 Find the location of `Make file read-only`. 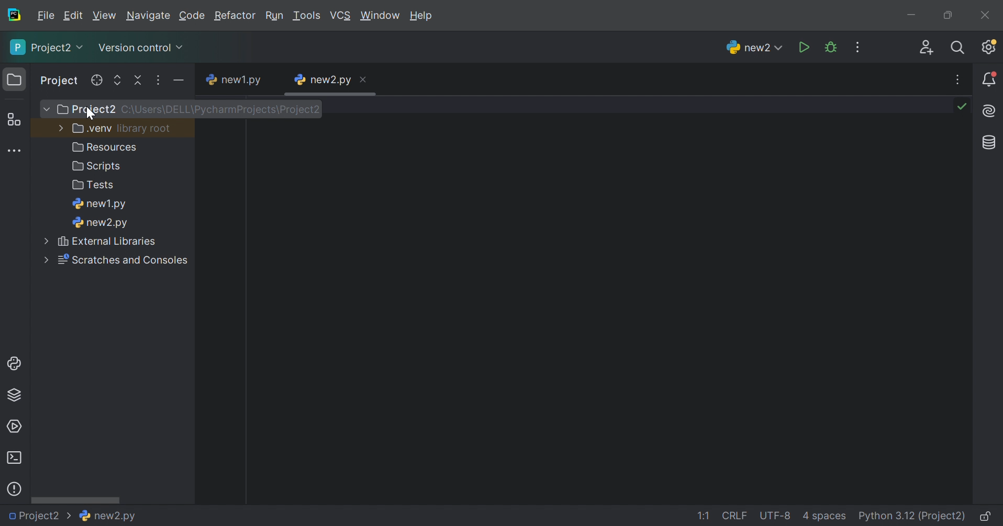

Make file read-only is located at coordinates (987, 518).